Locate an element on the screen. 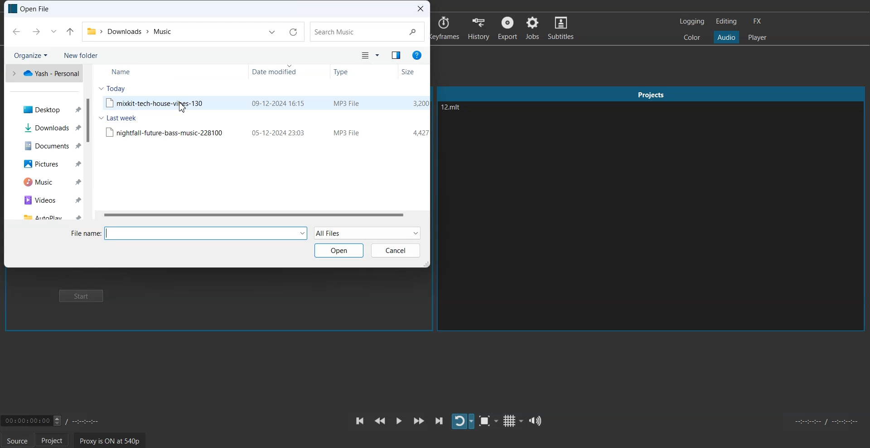 The height and width of the screenshot is (448, 870). Show the volume control is located at coordinates (536, 420).